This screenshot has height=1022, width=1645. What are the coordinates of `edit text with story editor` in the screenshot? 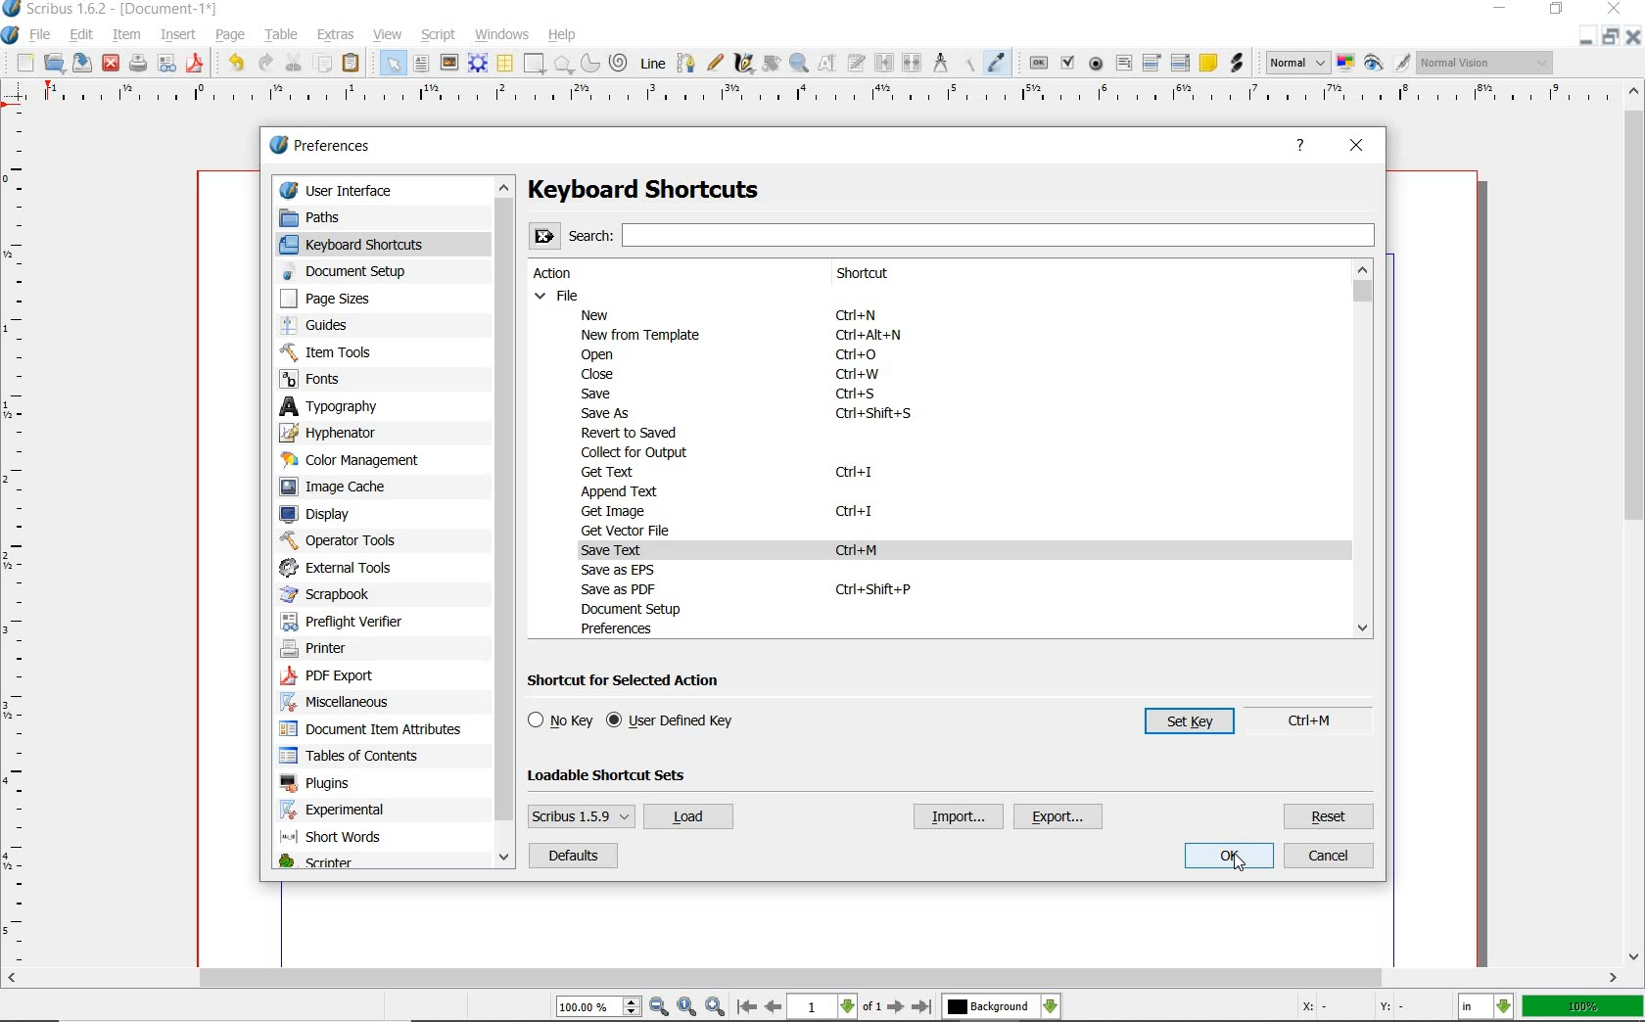 It's located at (858, 62).